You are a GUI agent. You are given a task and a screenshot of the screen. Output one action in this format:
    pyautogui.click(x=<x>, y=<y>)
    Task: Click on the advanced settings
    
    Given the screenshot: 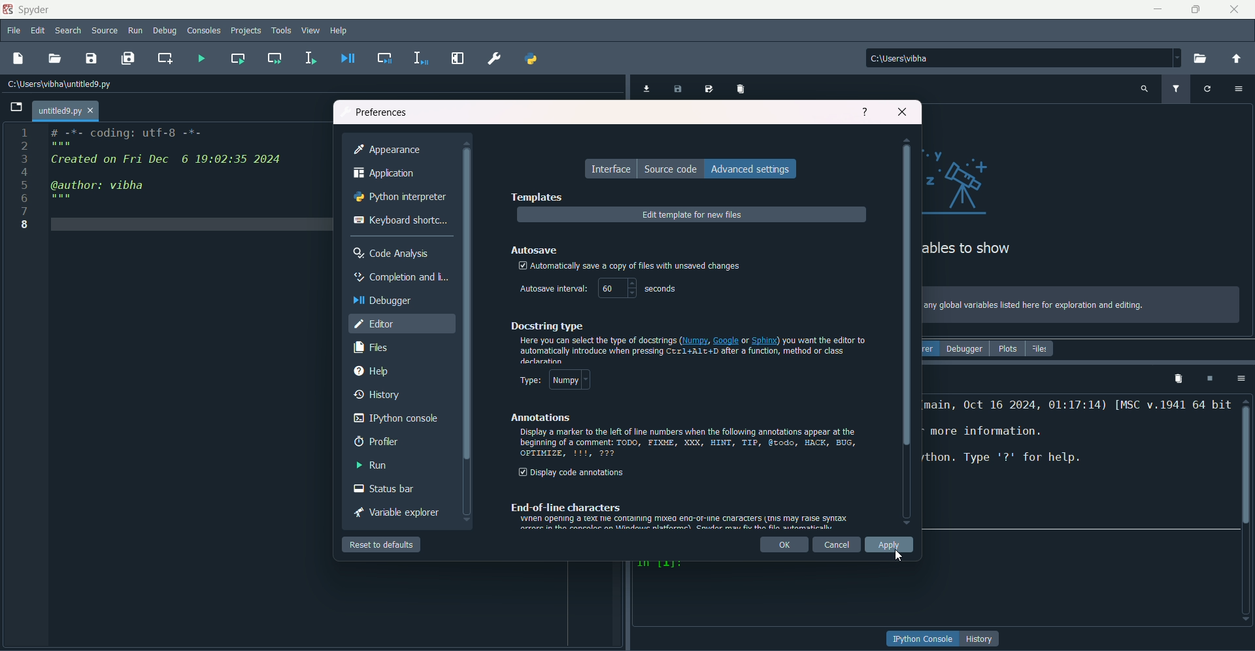 What is the action you would take?
    pyautogui.click(x=751, y=169)
    